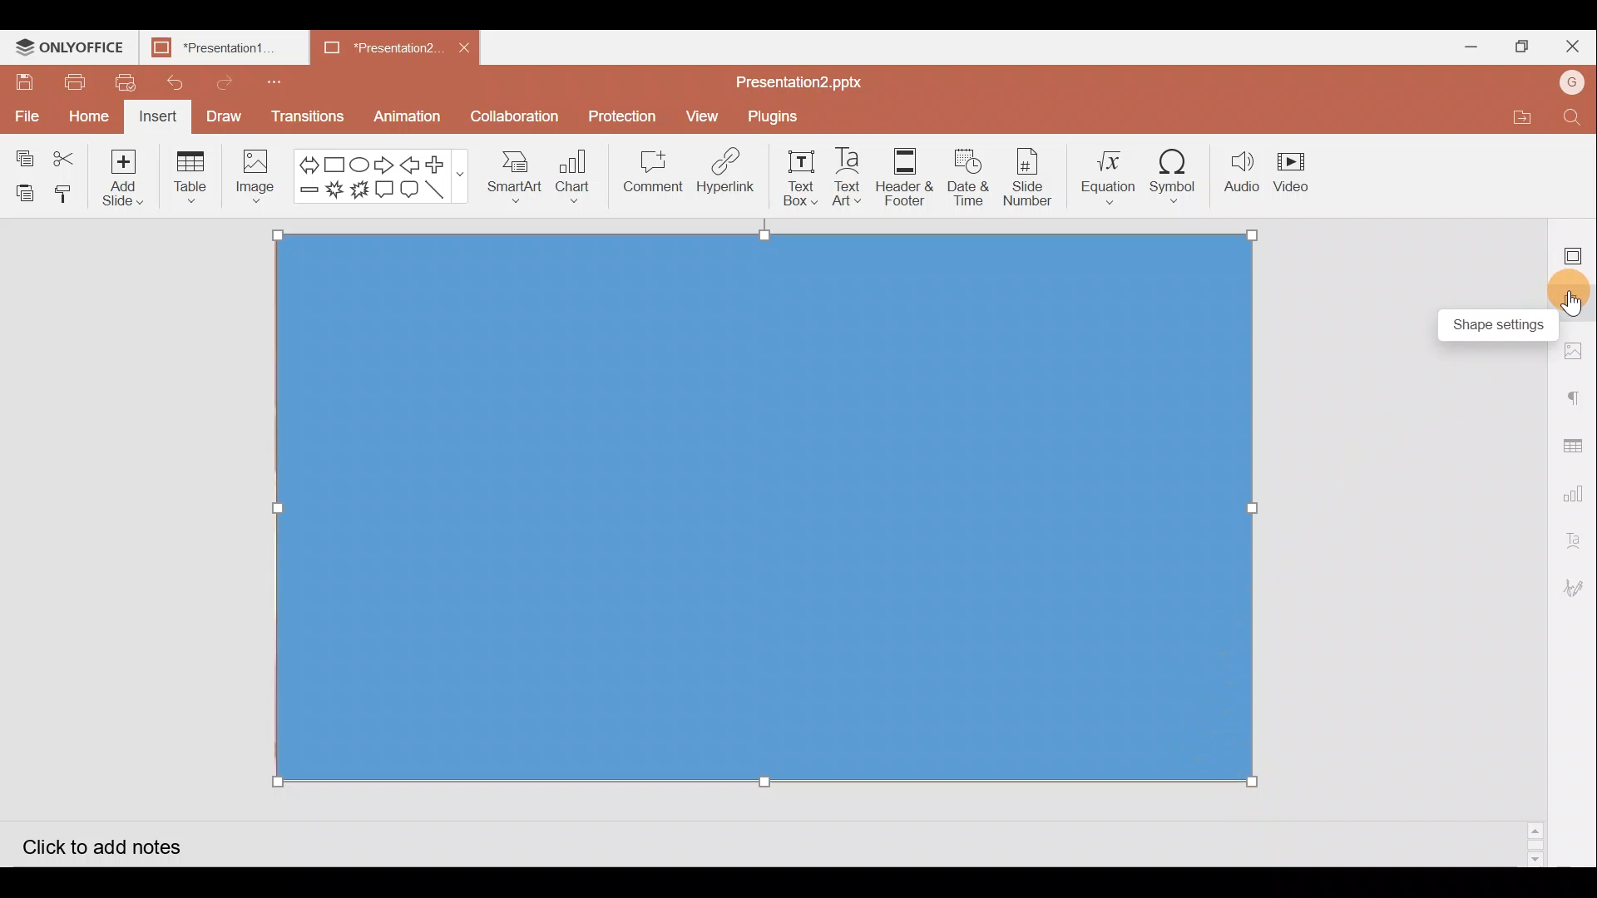 The height and width of the screenshot is (898, 1597). I want to click on Signature settings, so click(1577, 585).